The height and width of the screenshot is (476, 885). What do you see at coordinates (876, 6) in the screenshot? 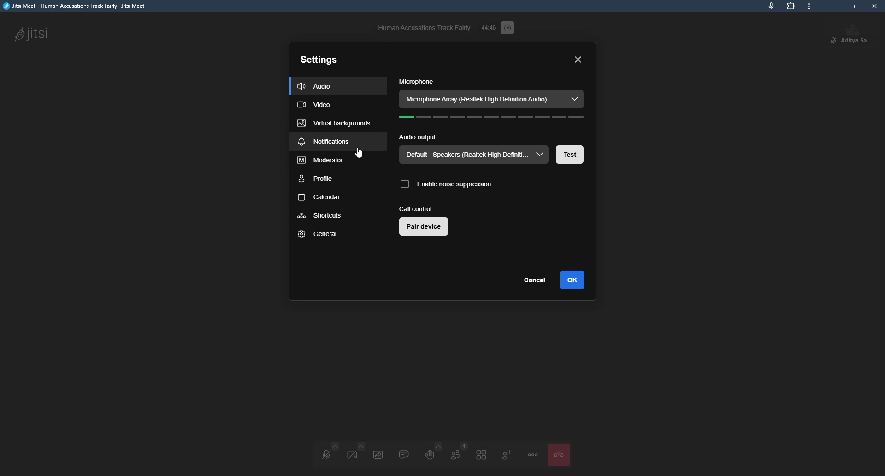
I see `close` at bounding box center [876, 6].